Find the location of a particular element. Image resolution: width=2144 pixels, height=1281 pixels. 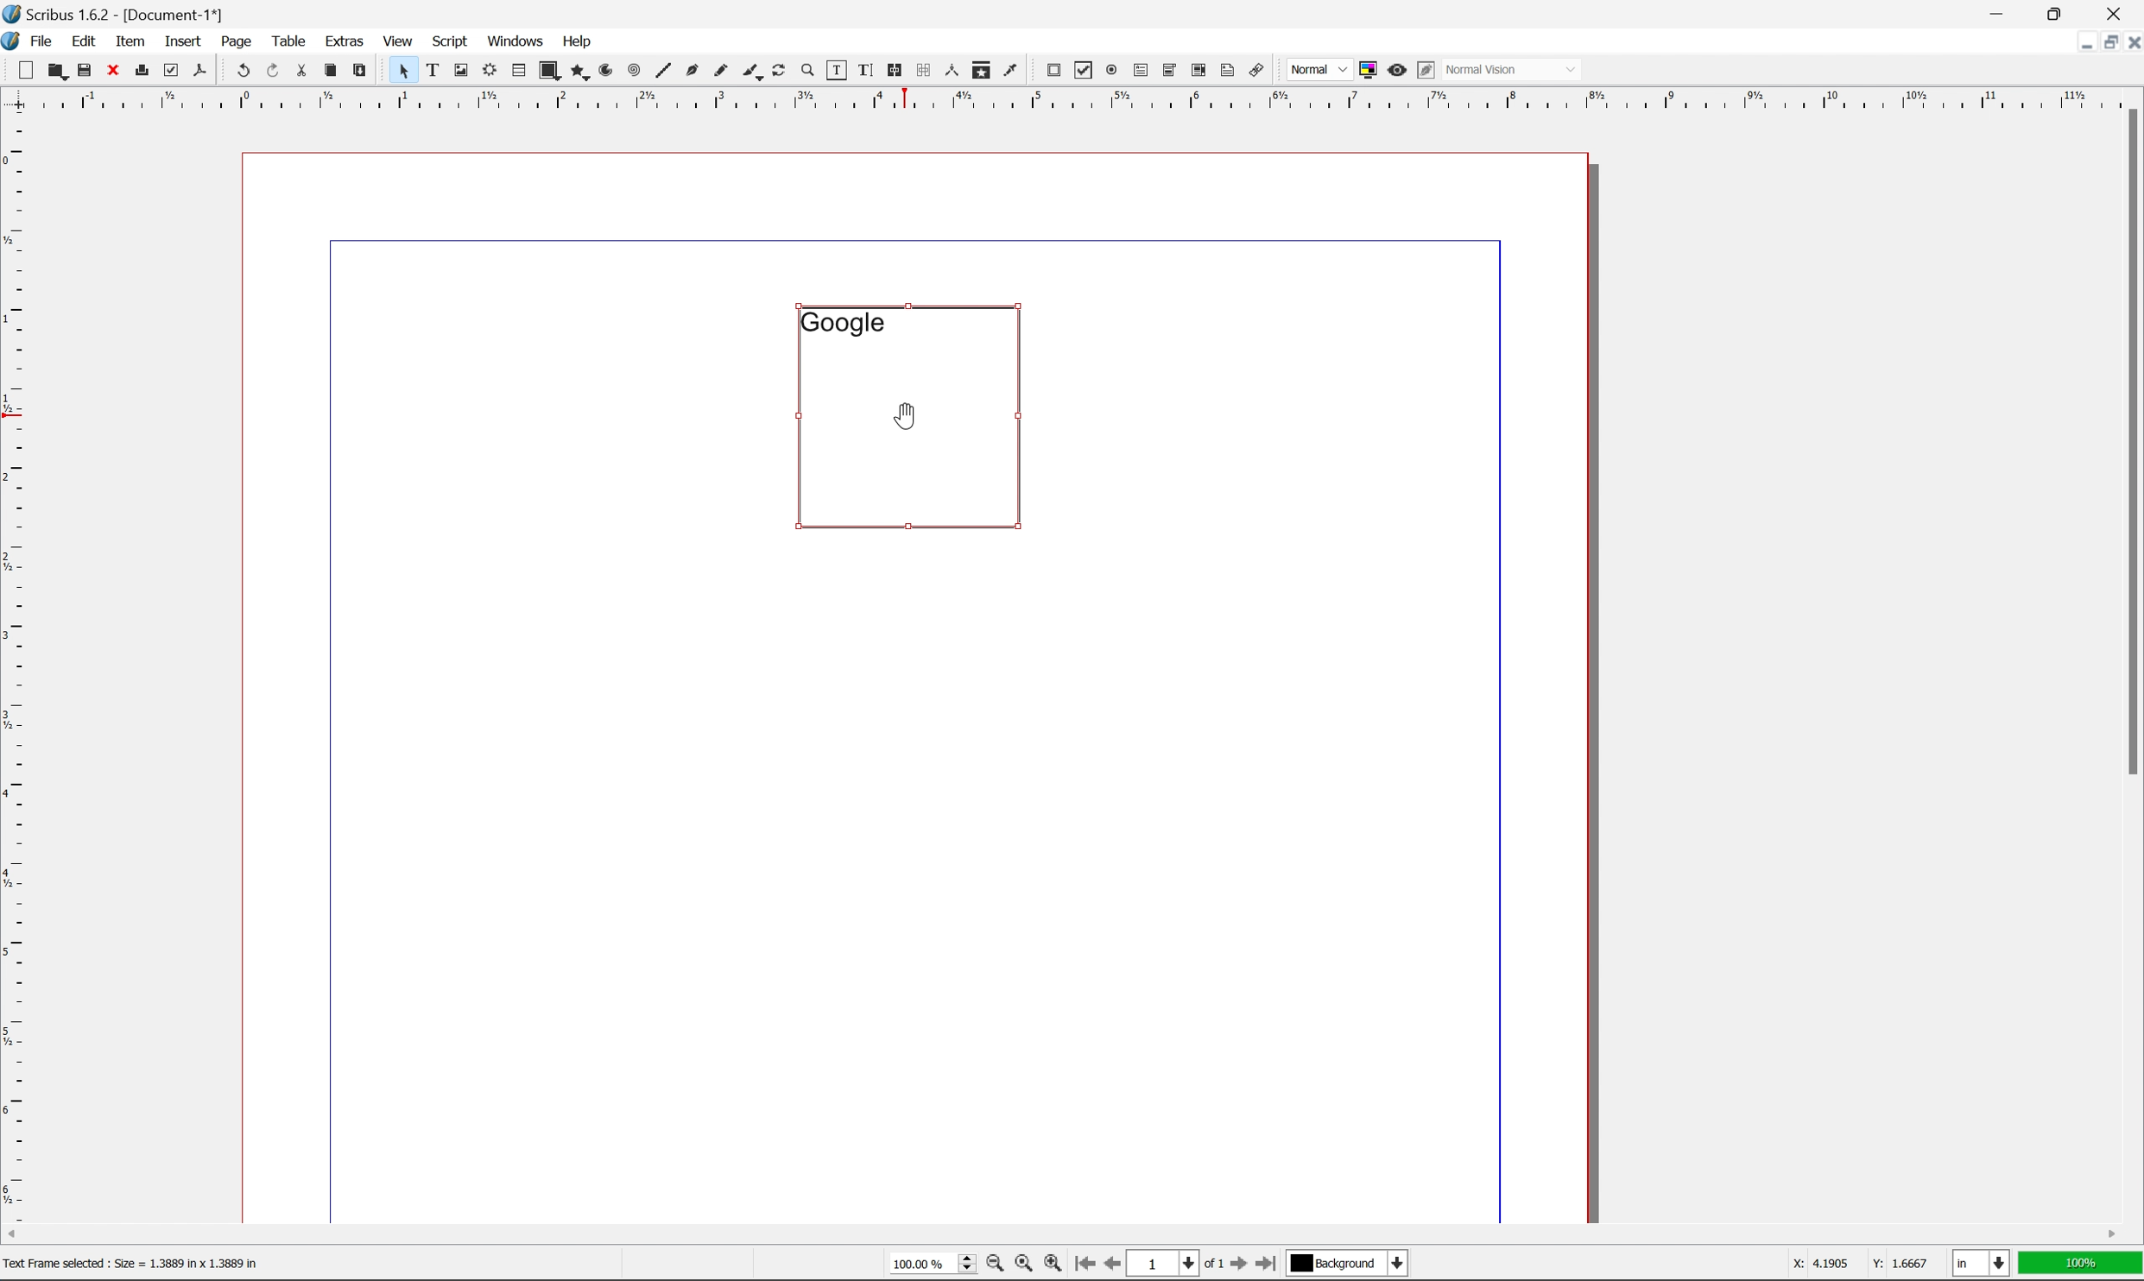

select current layer is located at coordinates (1344, 1264).